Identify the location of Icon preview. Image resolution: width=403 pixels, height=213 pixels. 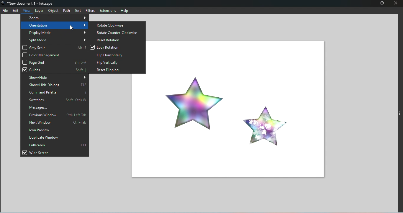
(54, 130).